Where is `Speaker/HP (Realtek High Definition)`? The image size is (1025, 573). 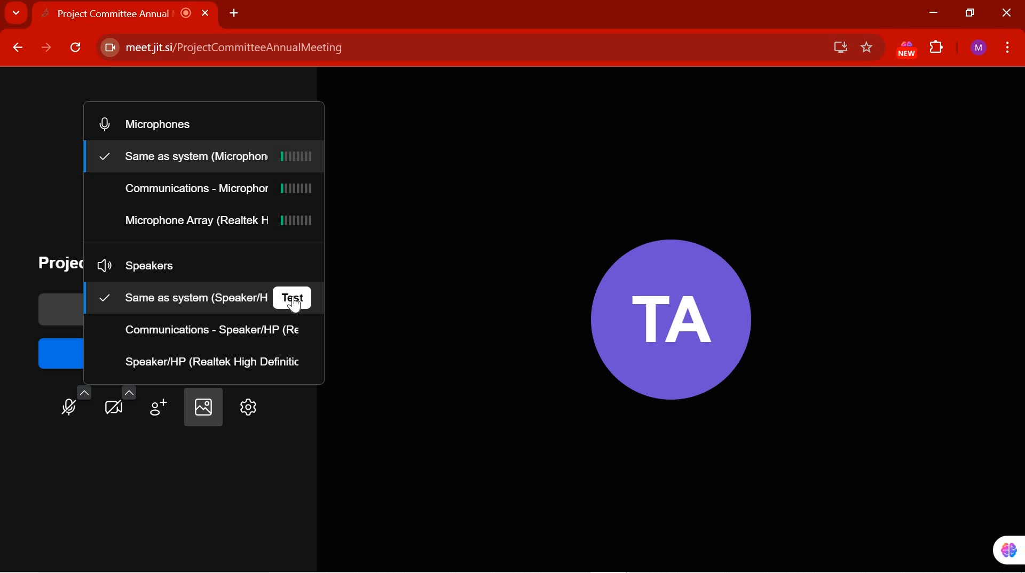
Speaker/HP (Realtek High Definition) is located at coordinates (215, 361).